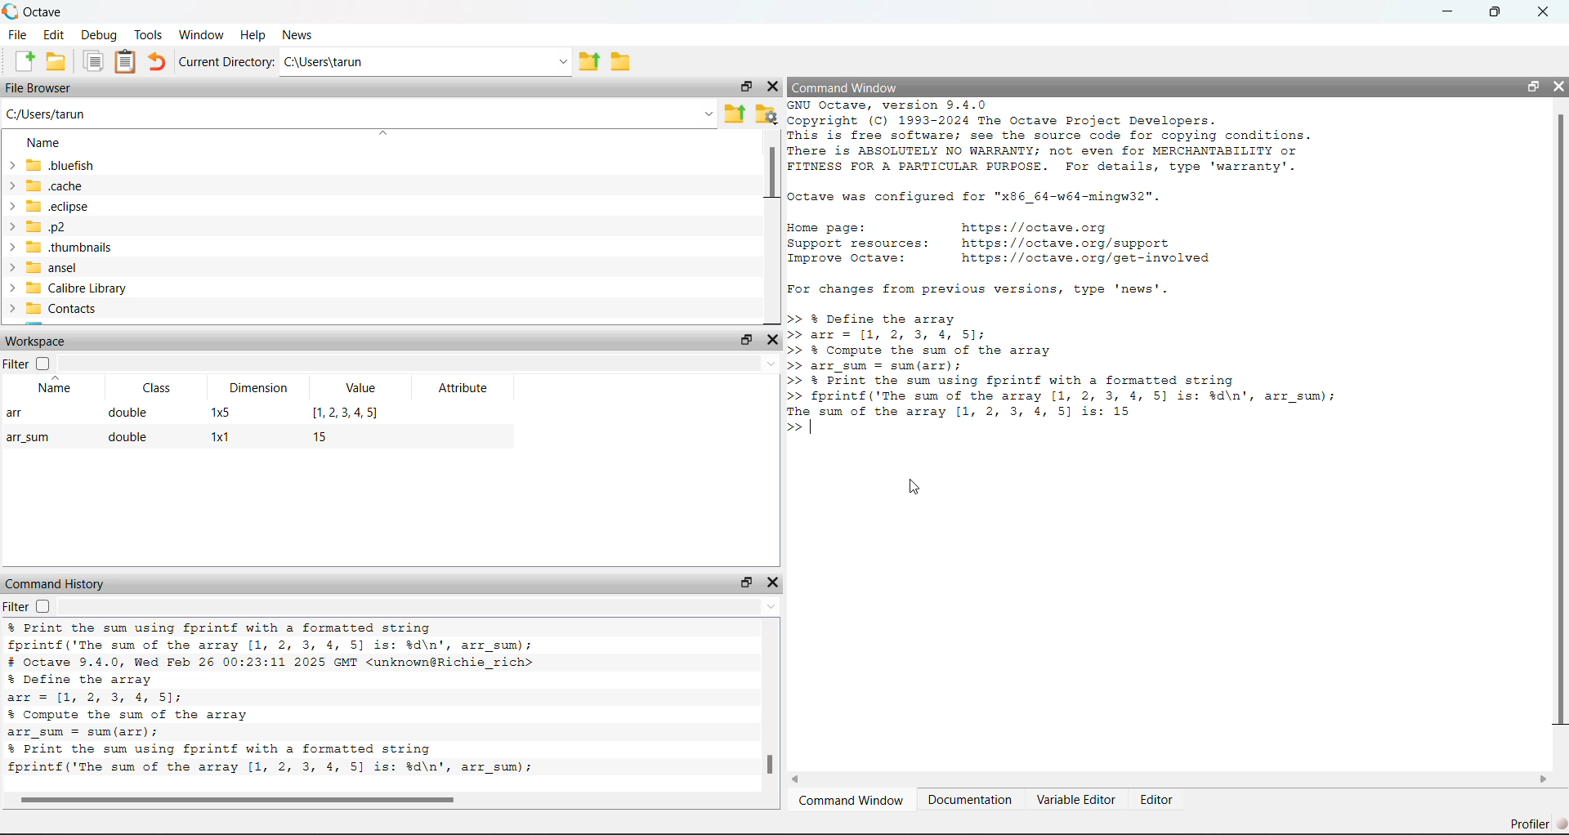  Describe the element at coordinates (57, 310) in the screenshot. I see `Contacts` at that location.